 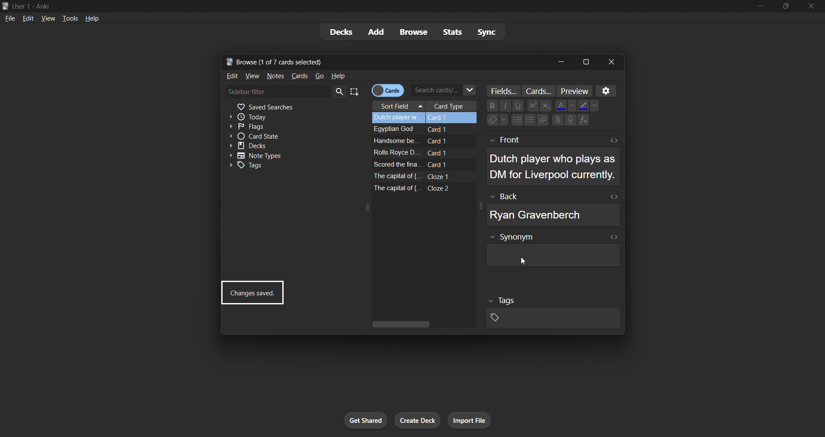 What do you see at coordinates (560, 106) in the screenshot?
I see `Font Color` at bounding box center [560, 106].